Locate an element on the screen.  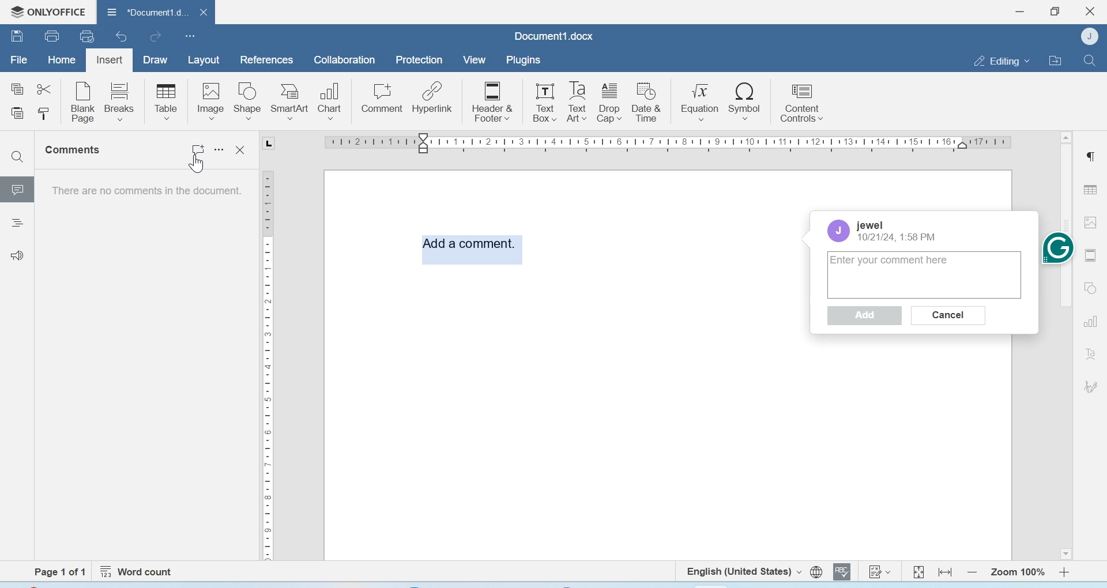
Redo is located at coordinates (155, 36).